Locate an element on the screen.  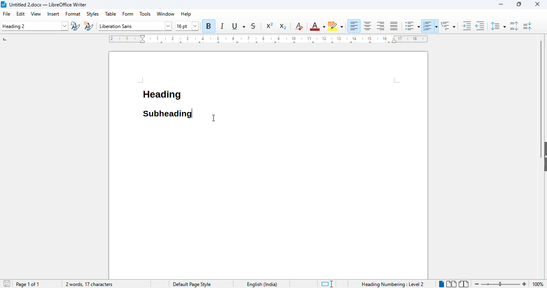
font color is located at coordinates (317, 26).